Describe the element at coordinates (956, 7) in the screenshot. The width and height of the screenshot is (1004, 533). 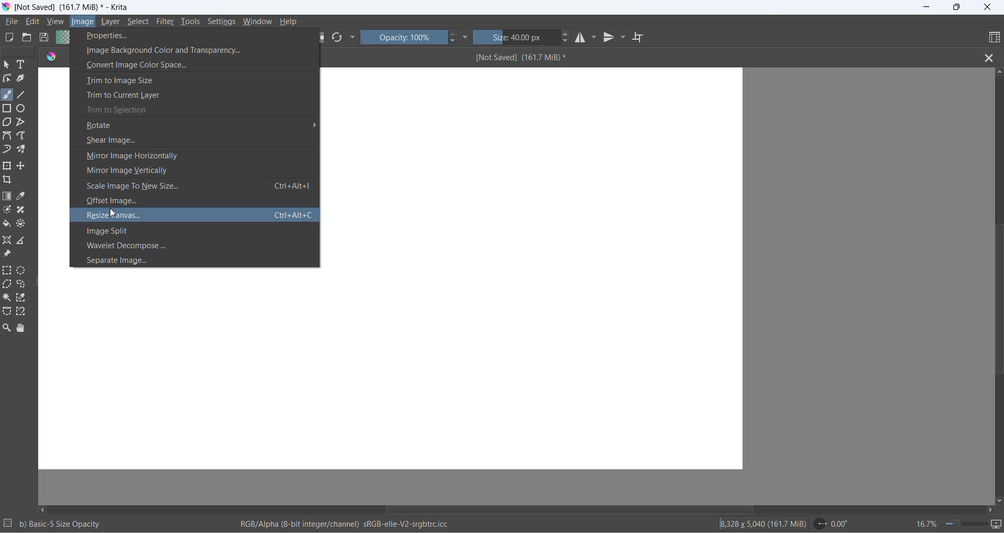
I see `maximize` at that location.